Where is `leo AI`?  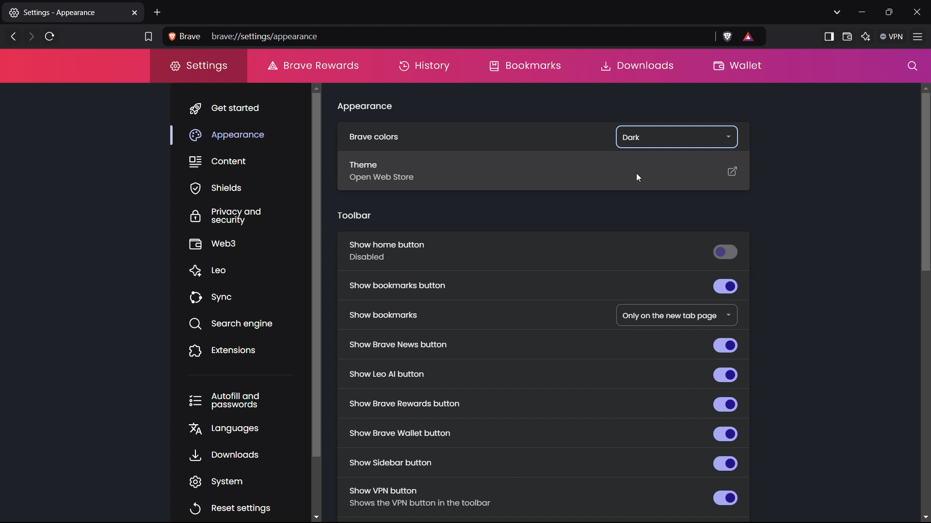 leo AI is located at coordinates (866, 35).